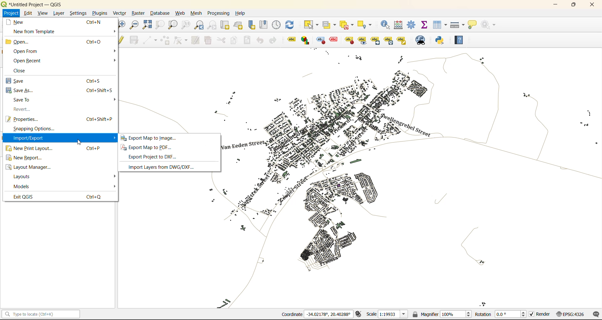 Image resolution: width=602 pixels, height=320 pixels. Describe the element at coordinates (28, 159) in the screenshot. I see `new report` at that location.